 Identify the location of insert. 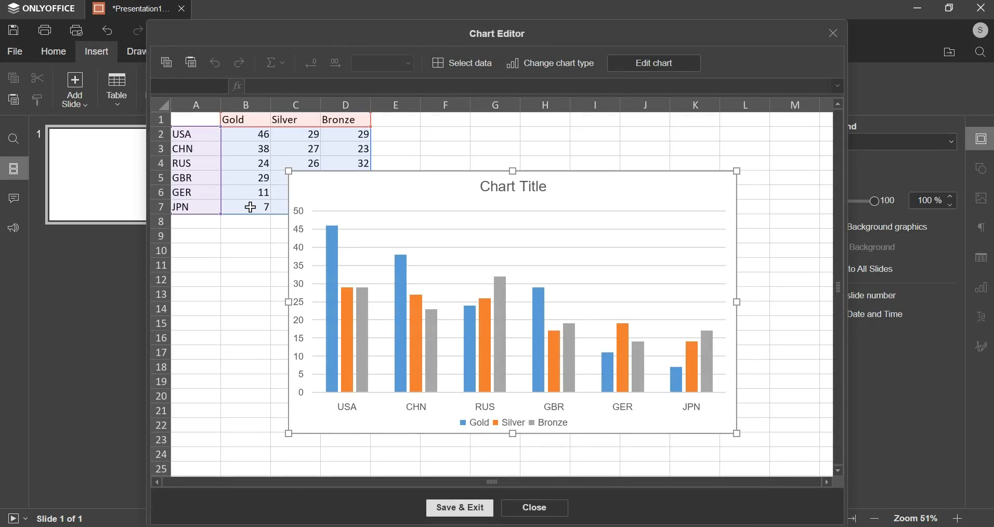
(96, 51).